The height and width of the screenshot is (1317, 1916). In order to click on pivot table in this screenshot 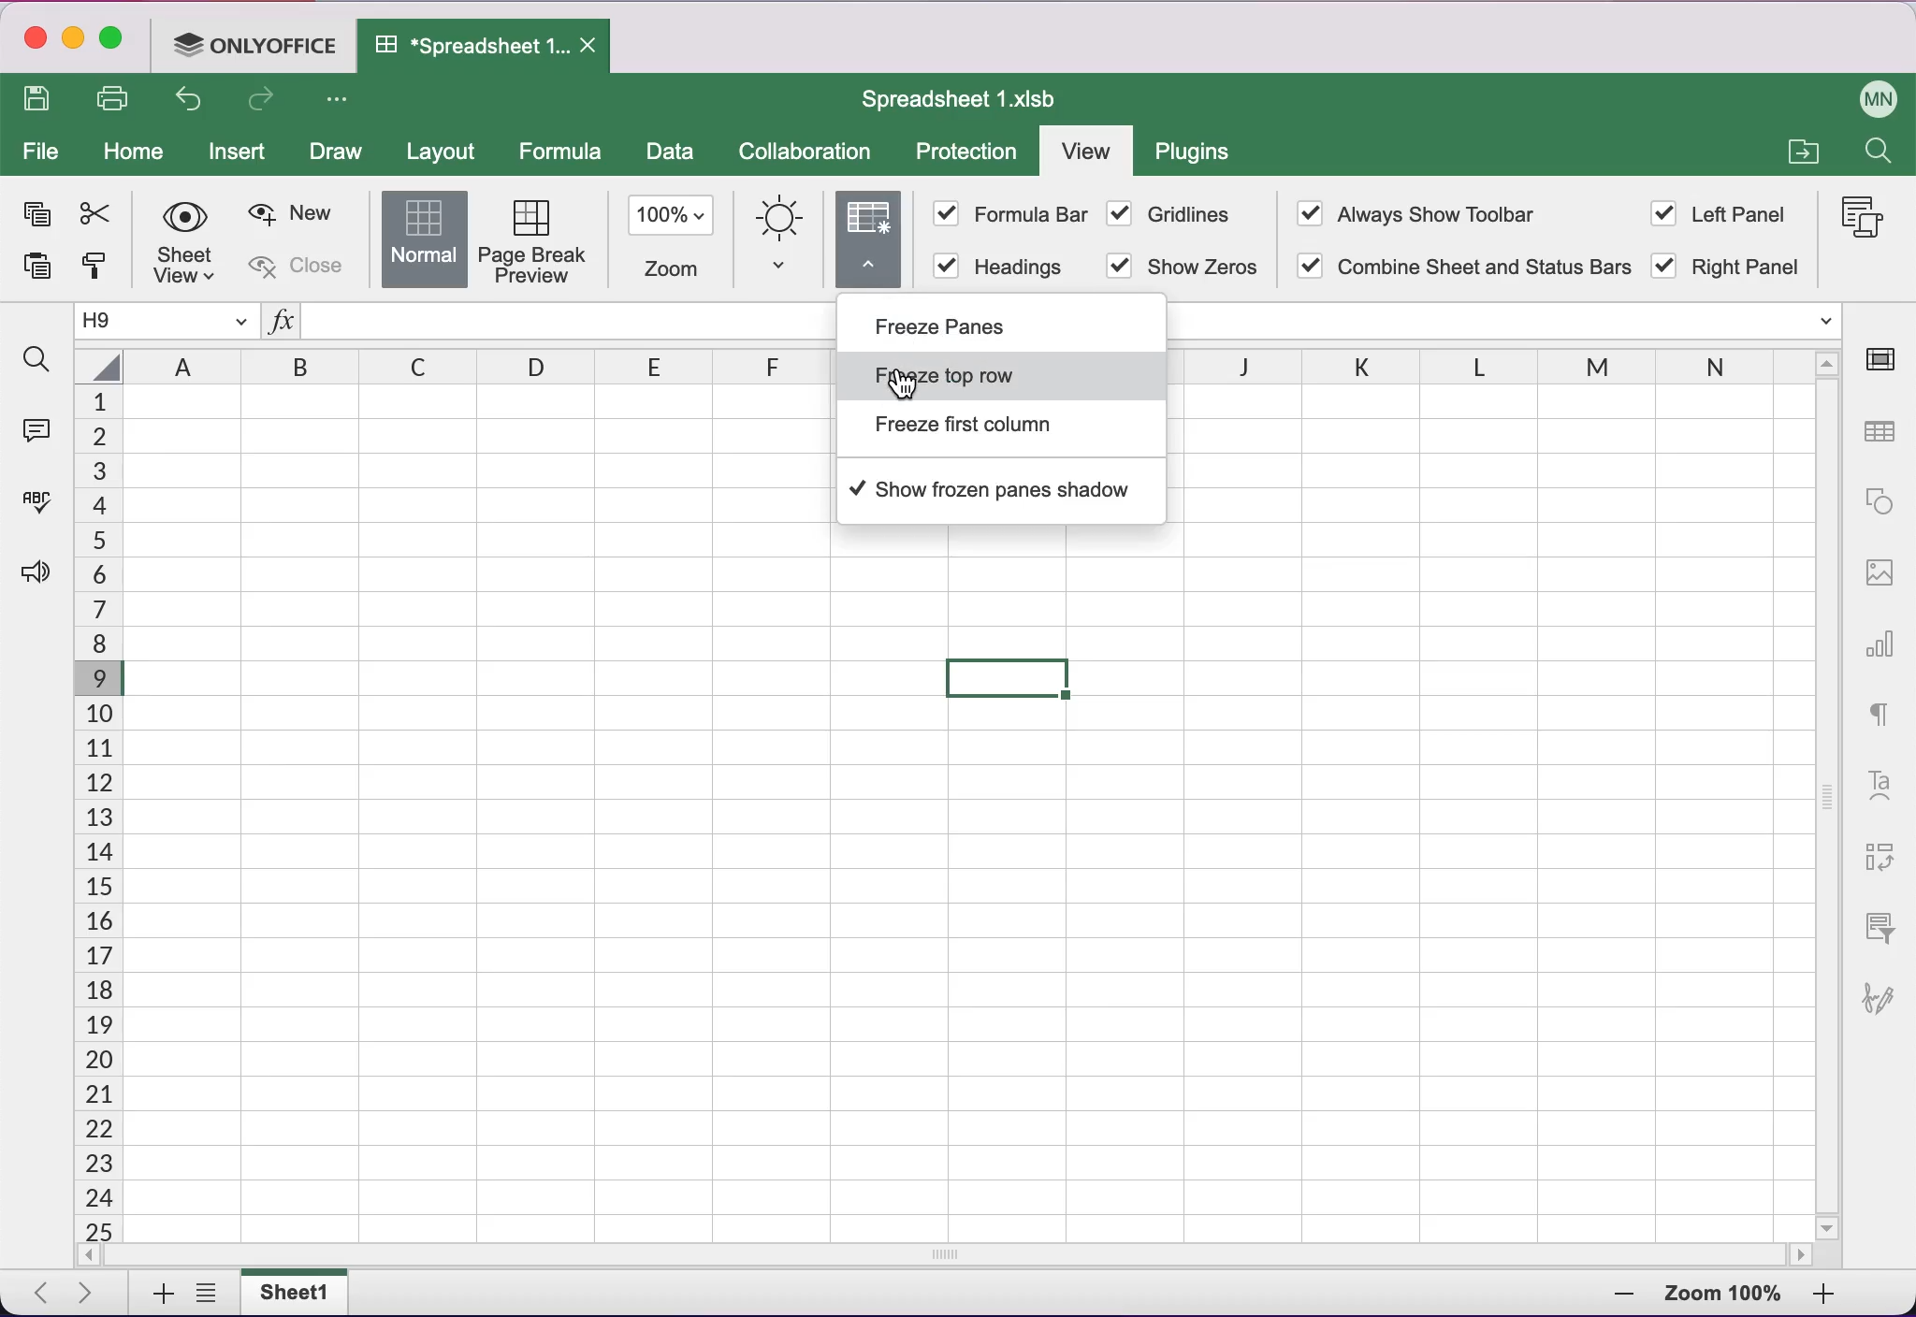, I will do `click(1885, 849)`.